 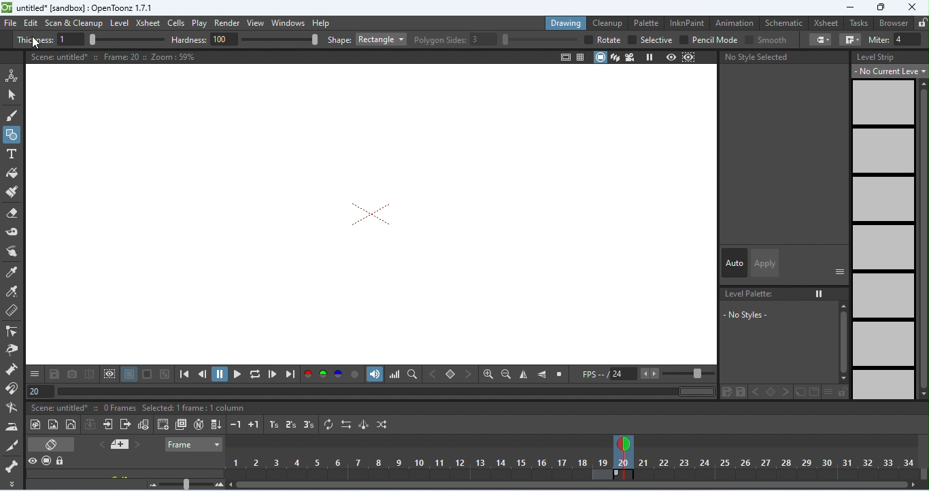 I want to click on cutter, so click(x=11, y=445).